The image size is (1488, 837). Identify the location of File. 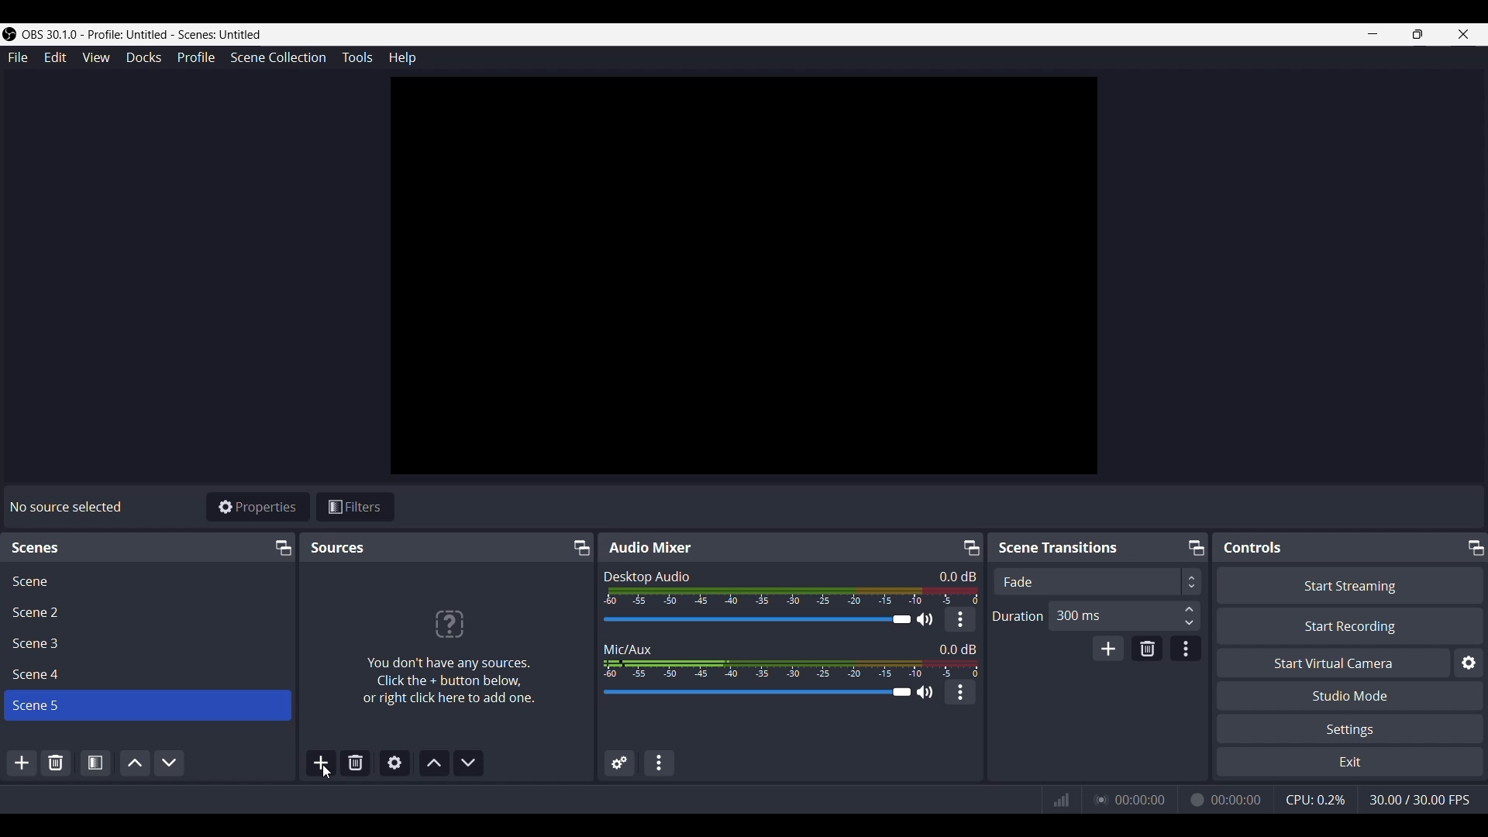
(16, 57).